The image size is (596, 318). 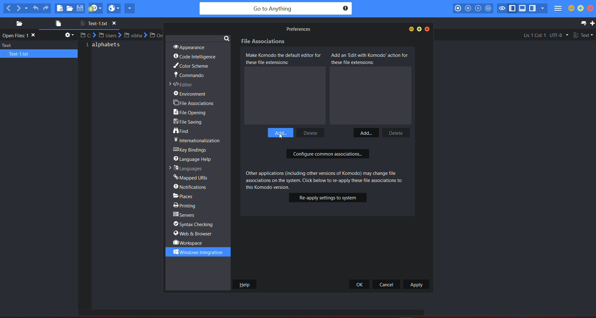 What do you see at coordinates (416, 284) in the screenshot?
I see `apply` at bounding box center [416, 284].